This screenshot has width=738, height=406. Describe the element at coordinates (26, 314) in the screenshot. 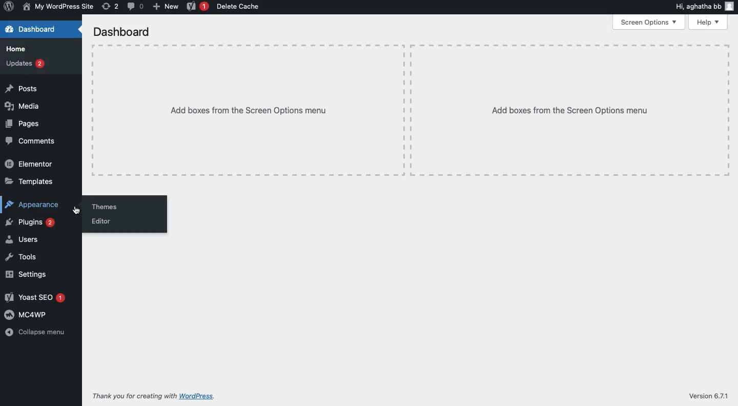

I see `MC4WP` at that location.